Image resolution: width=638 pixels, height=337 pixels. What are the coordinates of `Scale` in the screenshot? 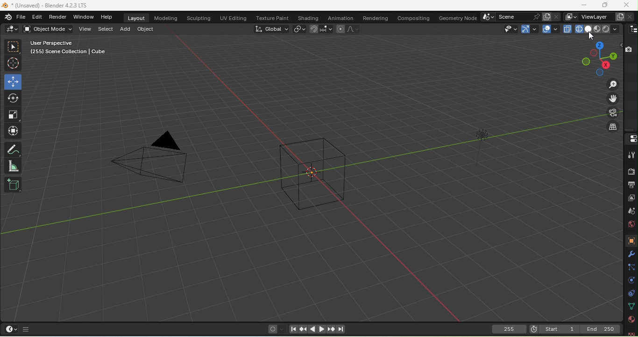 It's located at (14, 114).